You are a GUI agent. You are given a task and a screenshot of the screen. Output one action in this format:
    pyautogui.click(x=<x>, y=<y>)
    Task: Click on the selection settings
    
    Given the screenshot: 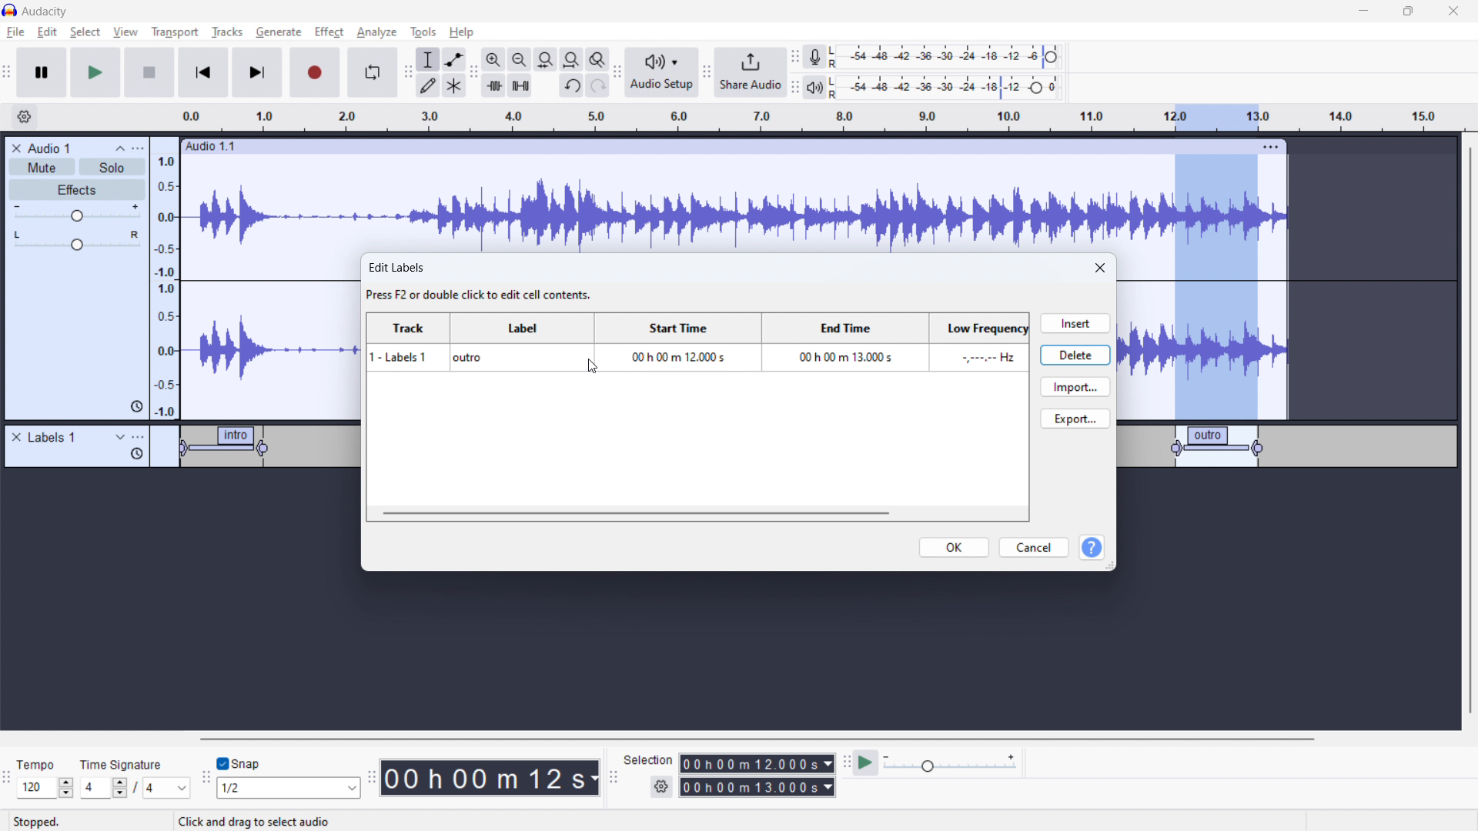 What is the action you would take?
    pyautogui.click(x=662, y=787)
    